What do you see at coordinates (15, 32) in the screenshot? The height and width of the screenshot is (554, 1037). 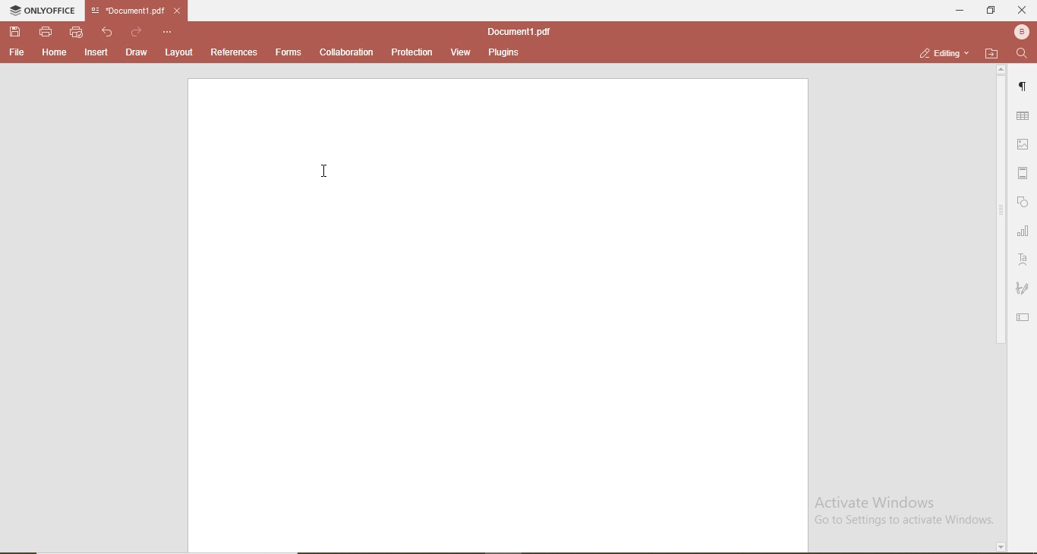 I see `save` at bounding box center [15, 32].